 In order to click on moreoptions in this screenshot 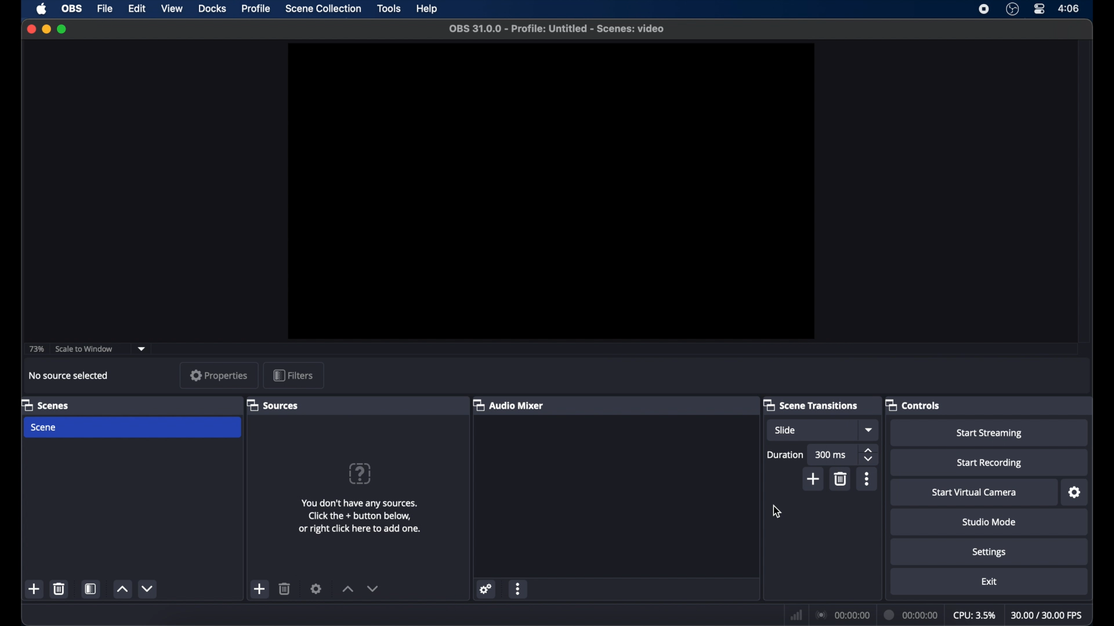, I will do `click(867, 479)`.